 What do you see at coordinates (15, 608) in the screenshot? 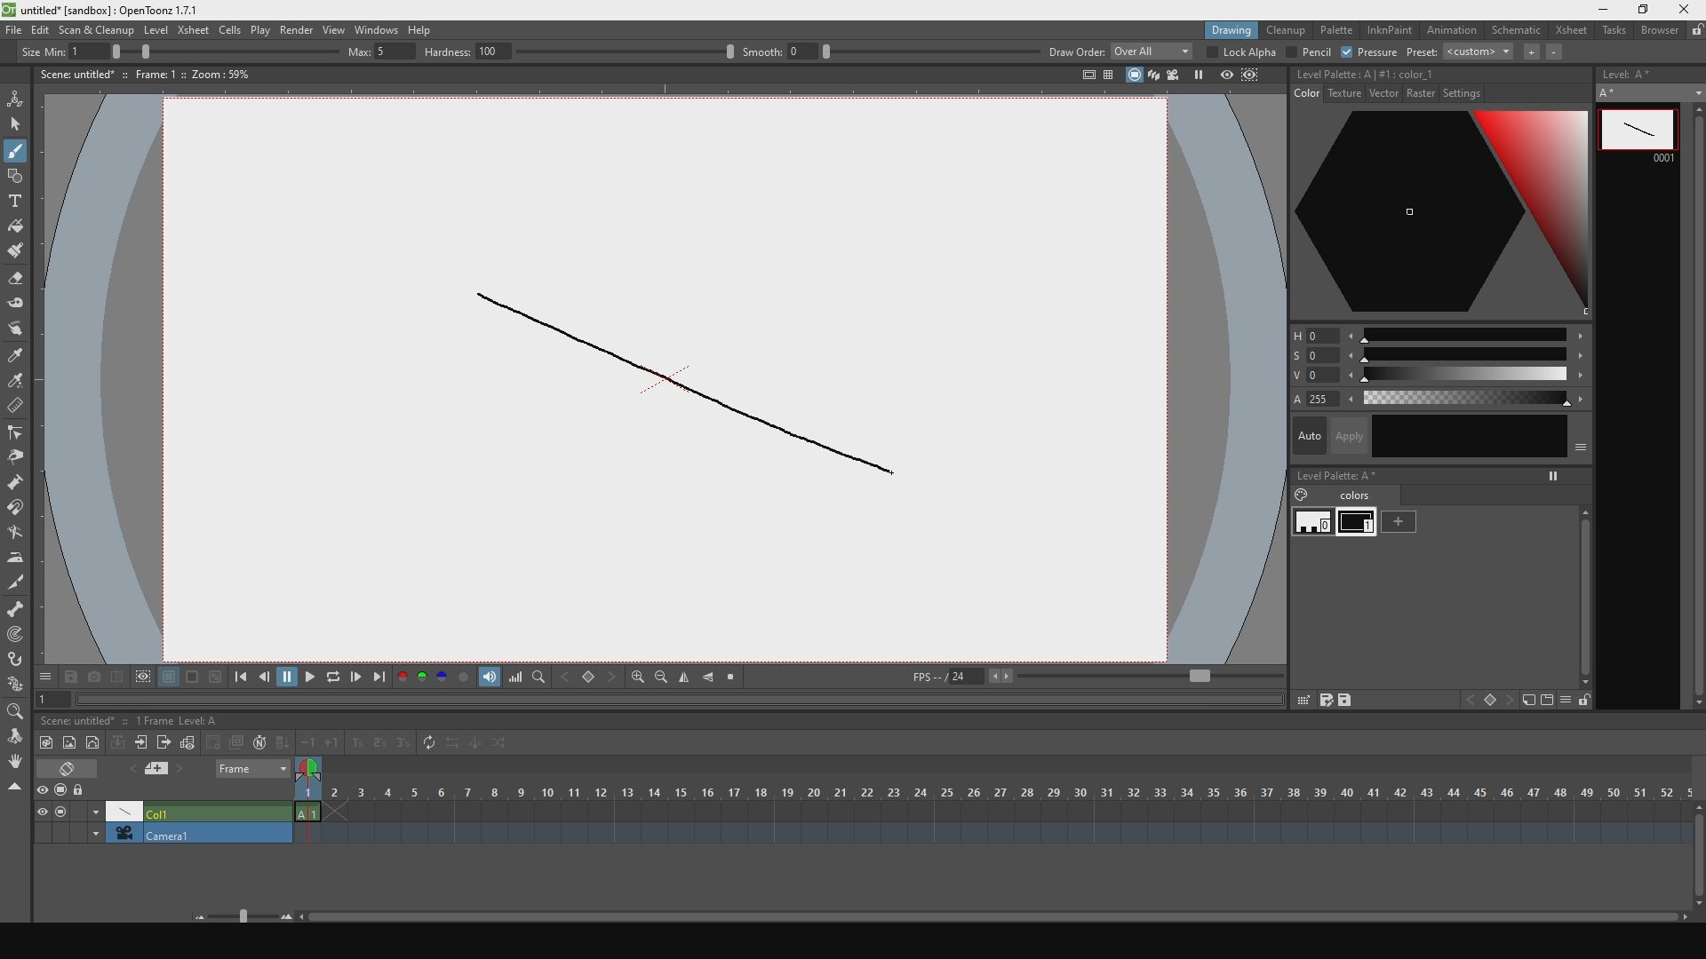
I see `scheleton` at bounding box center [15, 608].